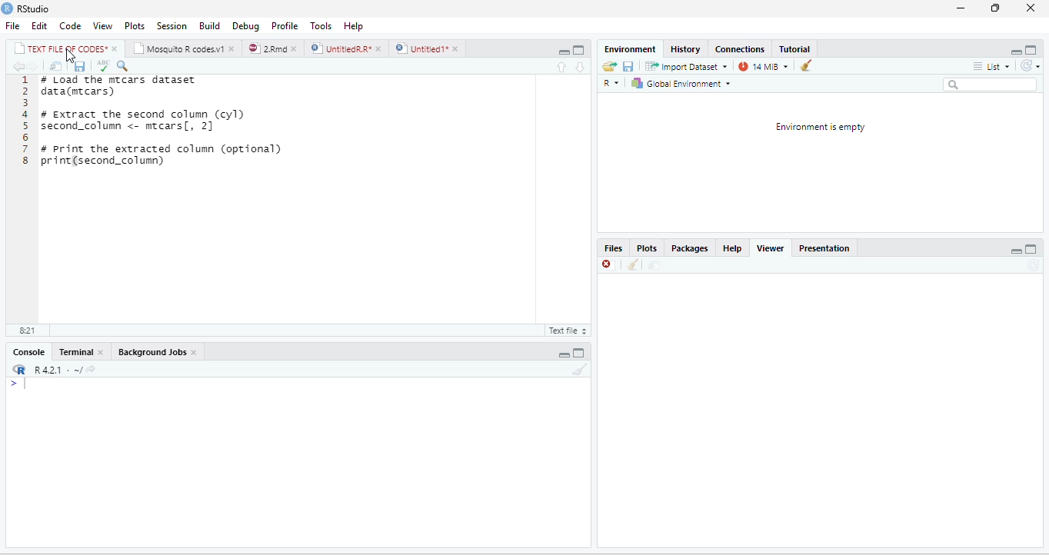 The height and width of the screenshot is (555, 1049). I want to click on environment is empty, so click(823, 161).